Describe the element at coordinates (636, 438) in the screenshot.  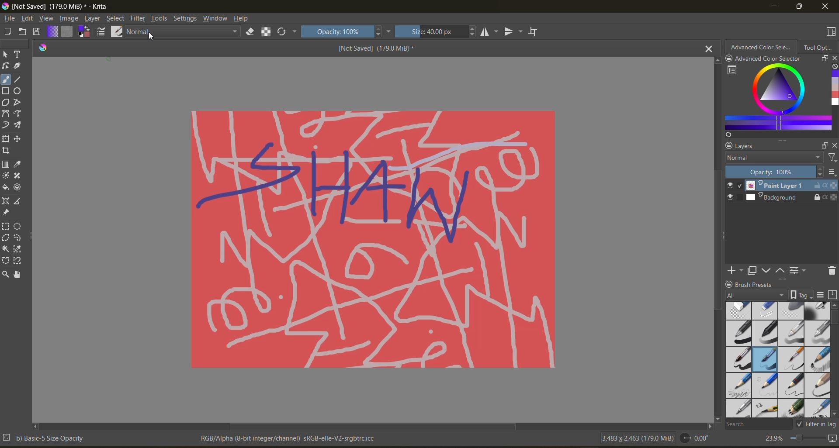
I see `3,483 x 2,463 (179.0 MiB)` at that location.